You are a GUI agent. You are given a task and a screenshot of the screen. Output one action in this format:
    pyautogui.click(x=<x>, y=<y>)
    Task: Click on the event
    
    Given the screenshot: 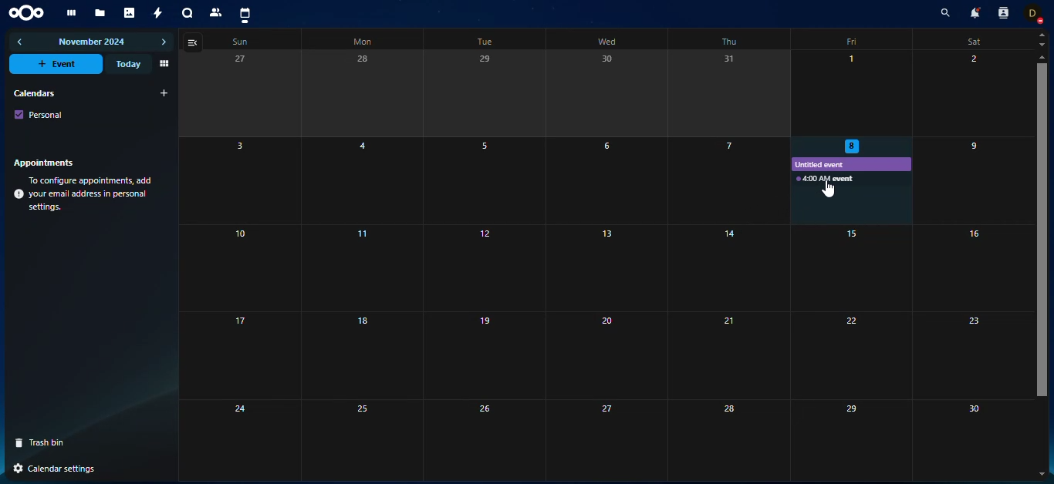 What is the action you would take?
    pyautogui.click(x=58, y=64)
    